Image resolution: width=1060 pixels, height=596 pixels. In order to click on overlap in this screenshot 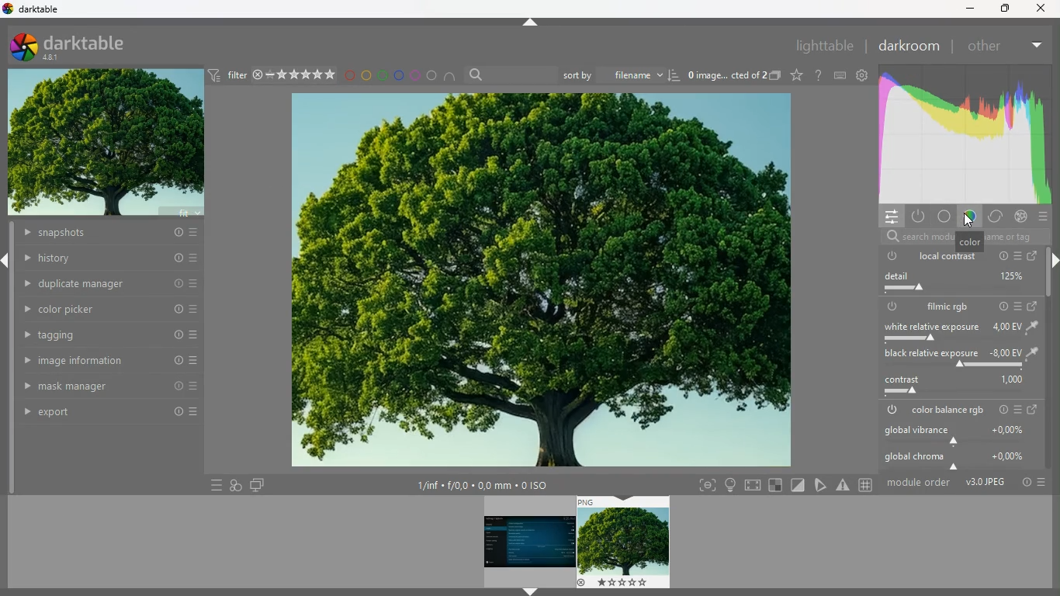, I will do `click(236, 483)`.